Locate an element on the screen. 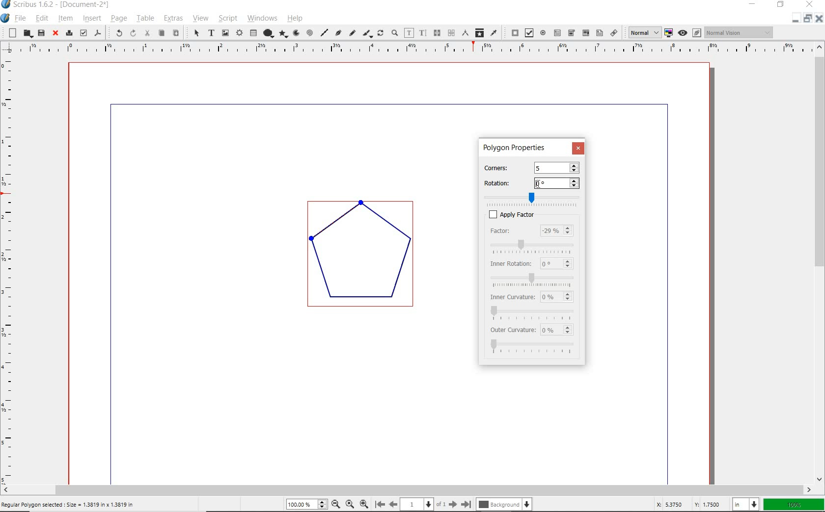 The height and width of the screenshot is (512, 825). Zoom In is located at coordinates (365, 504).